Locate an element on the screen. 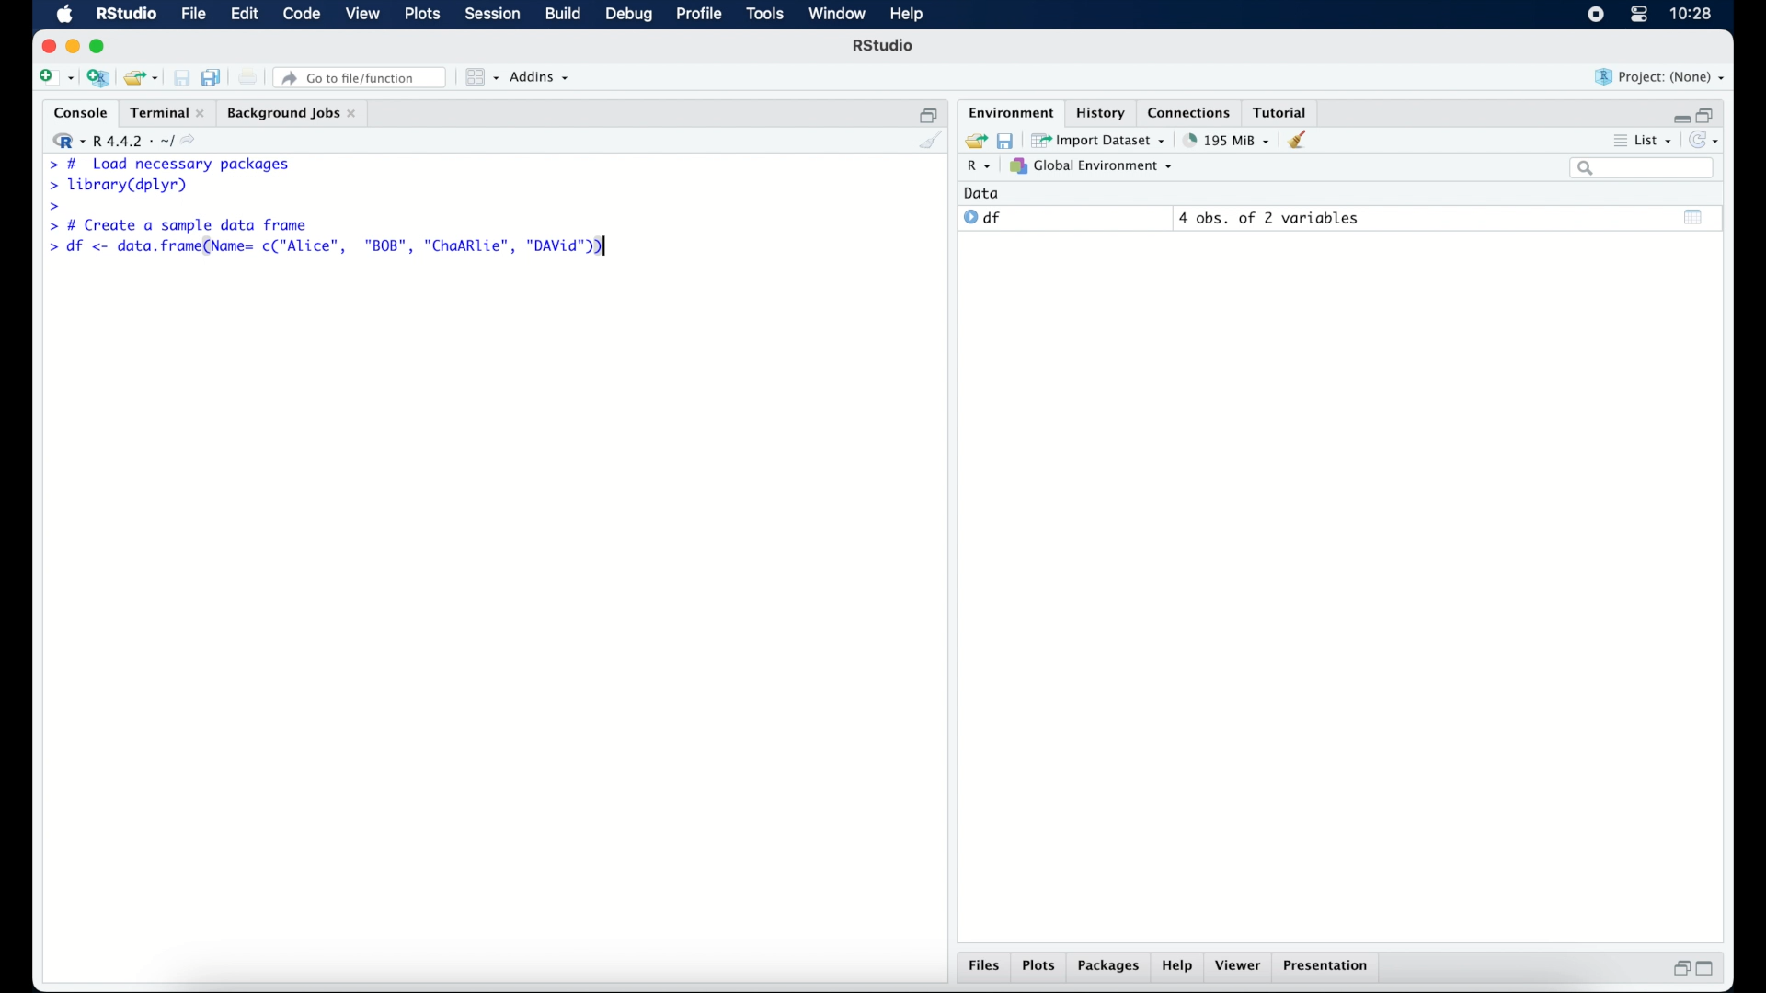 Image resolution: width=1766 pixels, height=993 pixels. environment is located at coordinates (1008, 111).